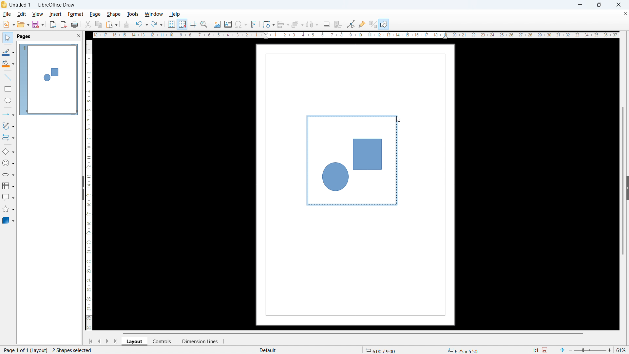 The image size is (629, 354). Describe the element at coordinates (175, 14) in the screenshot. I see `help` at that location.